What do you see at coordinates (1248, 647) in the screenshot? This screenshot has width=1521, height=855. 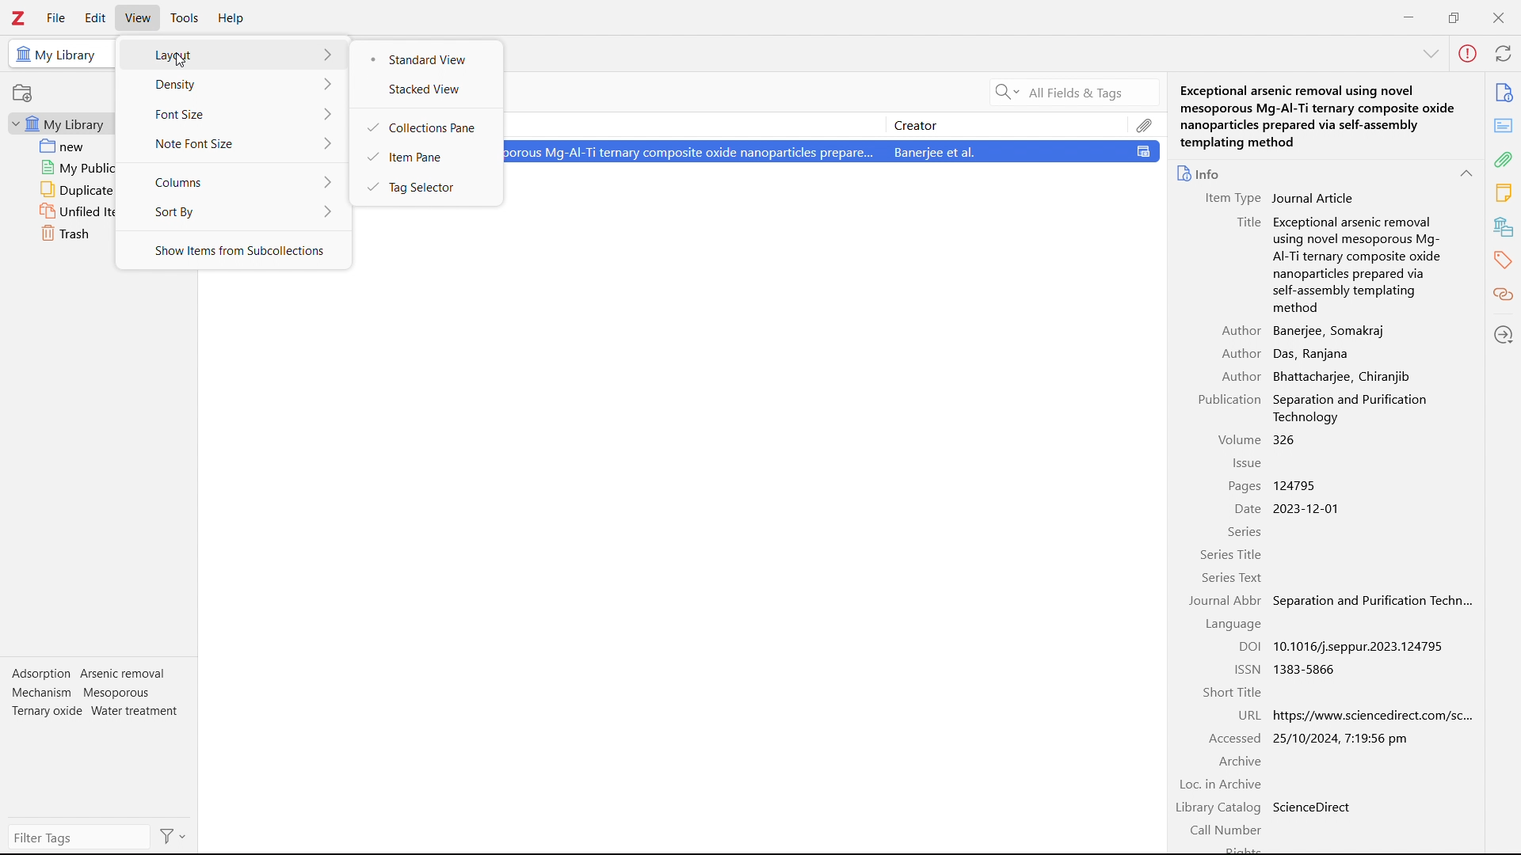 I see `DOI` at bounding box center [1248, 647].